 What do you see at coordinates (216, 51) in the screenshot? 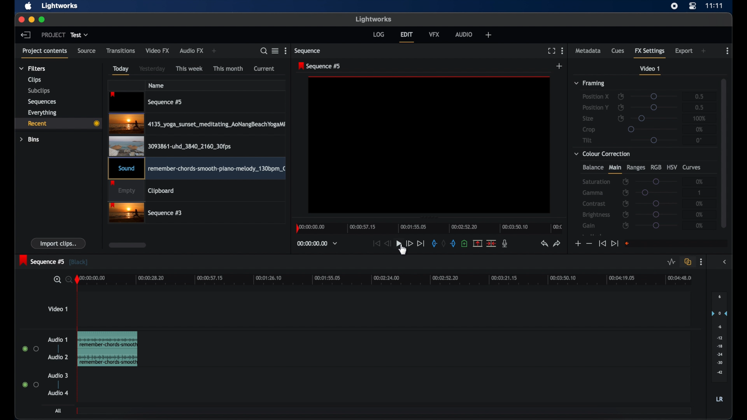
I see `add` at bounding box center [216, 51].